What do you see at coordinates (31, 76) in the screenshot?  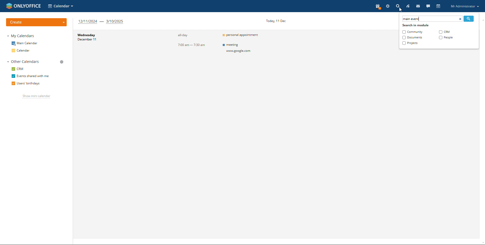 I see `events shared with me` at bounding box center [31, 76].